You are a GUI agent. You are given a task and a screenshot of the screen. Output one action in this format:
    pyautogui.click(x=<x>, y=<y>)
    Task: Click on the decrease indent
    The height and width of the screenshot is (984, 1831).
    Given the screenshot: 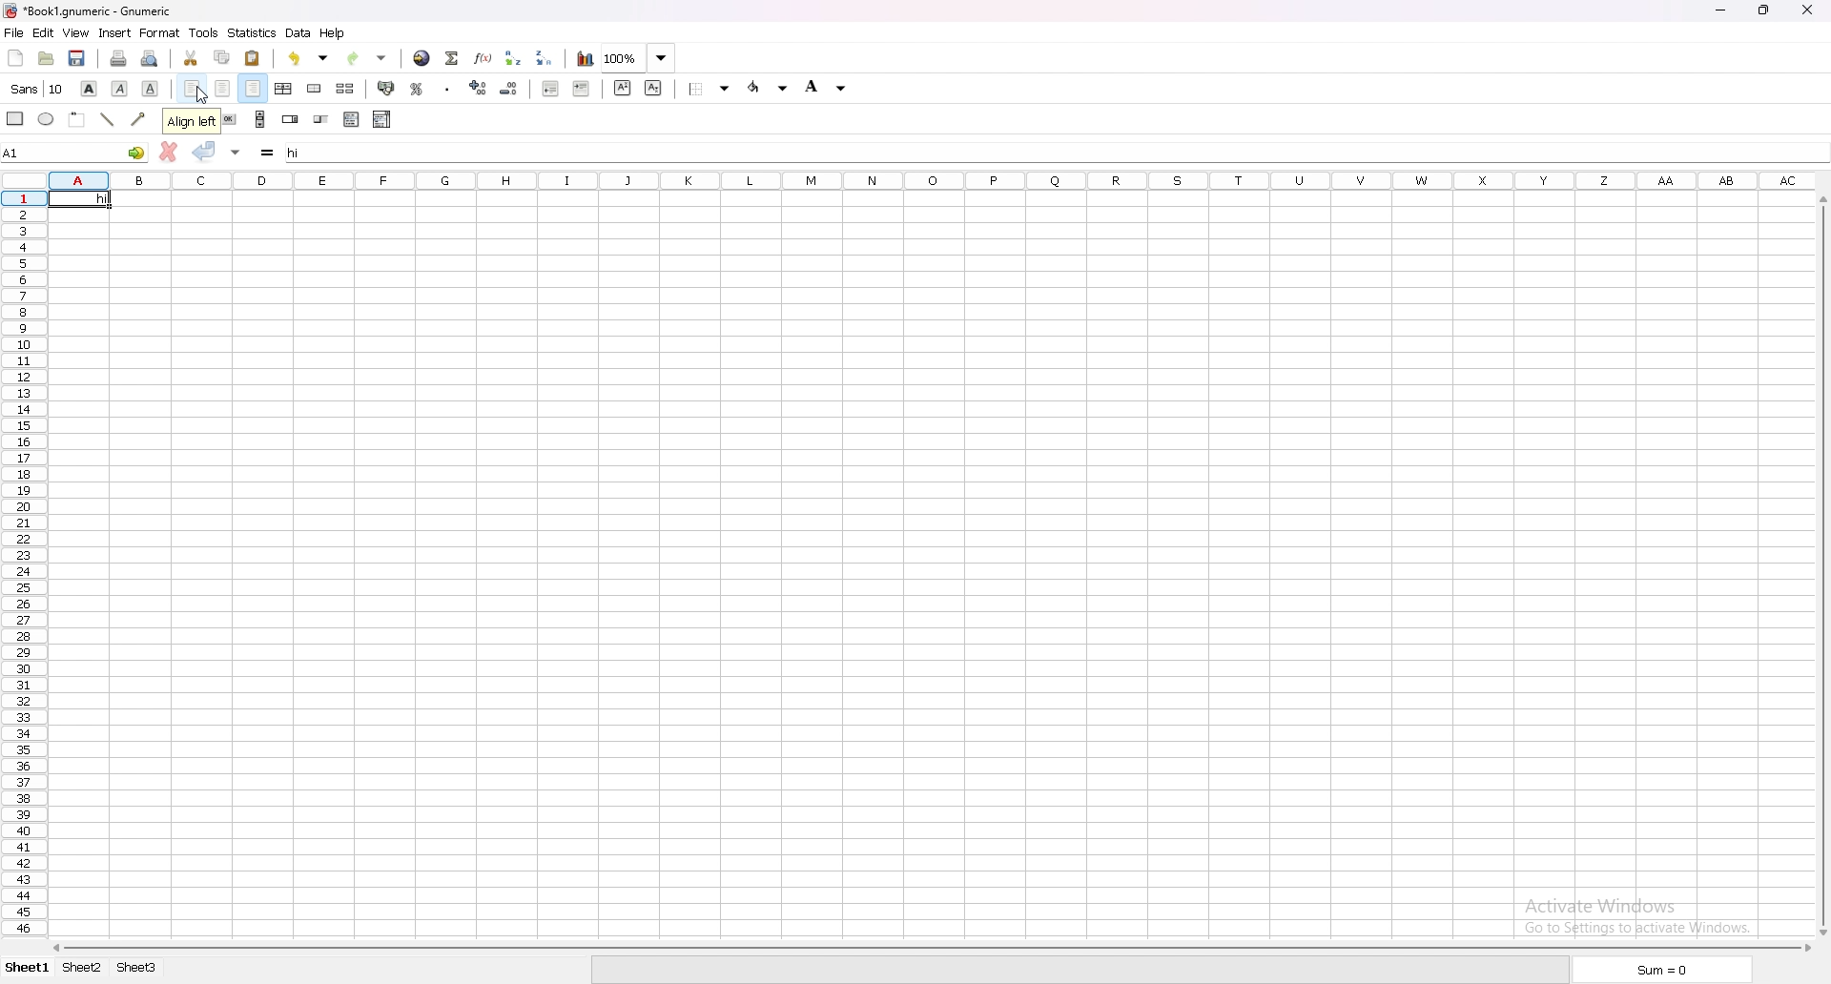 What is the action you would take?
    pyautogui.click(x=552, y=87)
    